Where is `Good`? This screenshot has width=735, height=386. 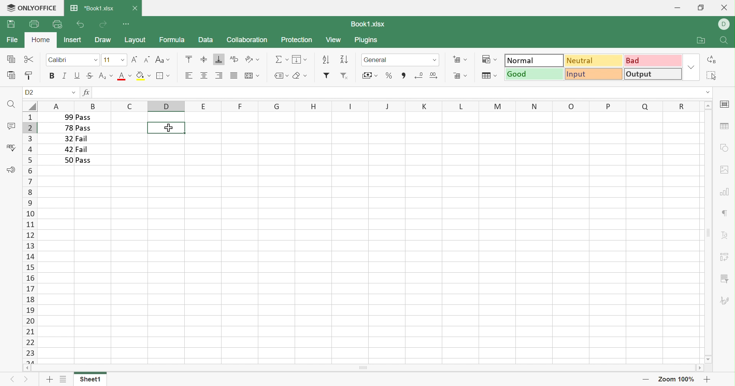
Good is located at coordinates (534, 74).